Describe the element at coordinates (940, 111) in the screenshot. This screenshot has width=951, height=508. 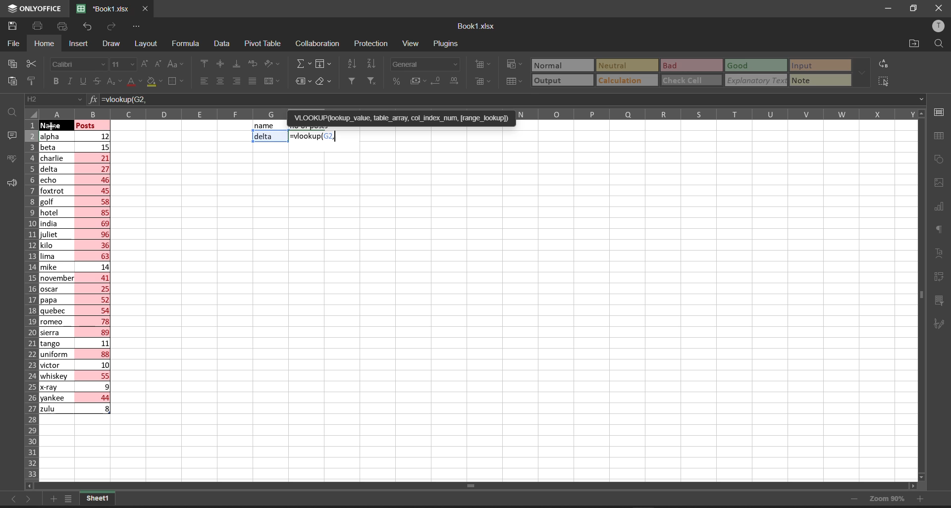
I see `cell settings` at that location.